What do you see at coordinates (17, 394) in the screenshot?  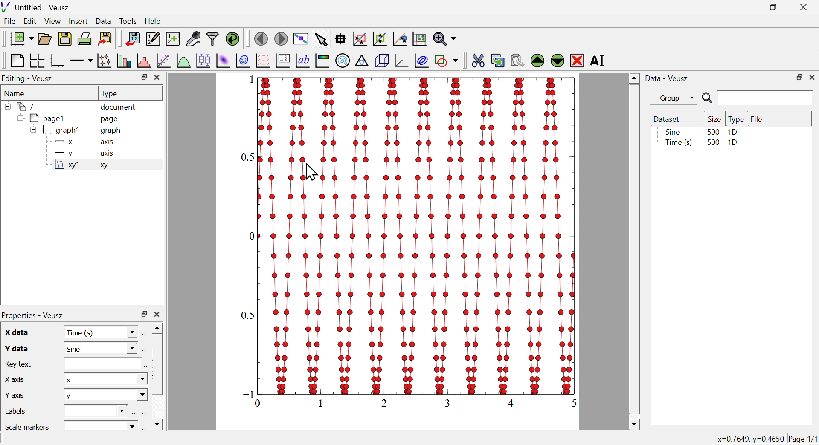 I see `y axis` at bounding box center [17, 394].